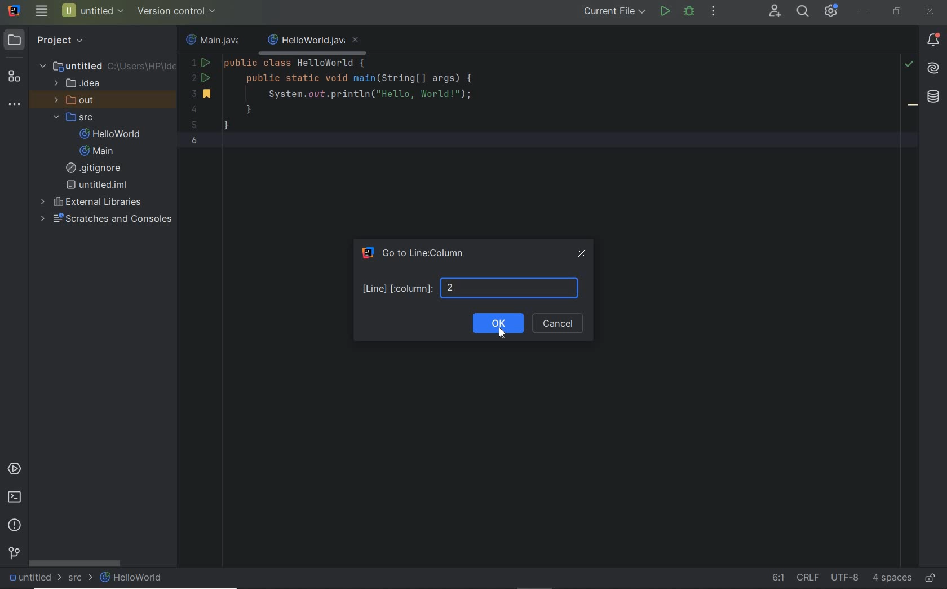 The image size is (947, 589). I want to click on scrollbar, so click(76, 563).